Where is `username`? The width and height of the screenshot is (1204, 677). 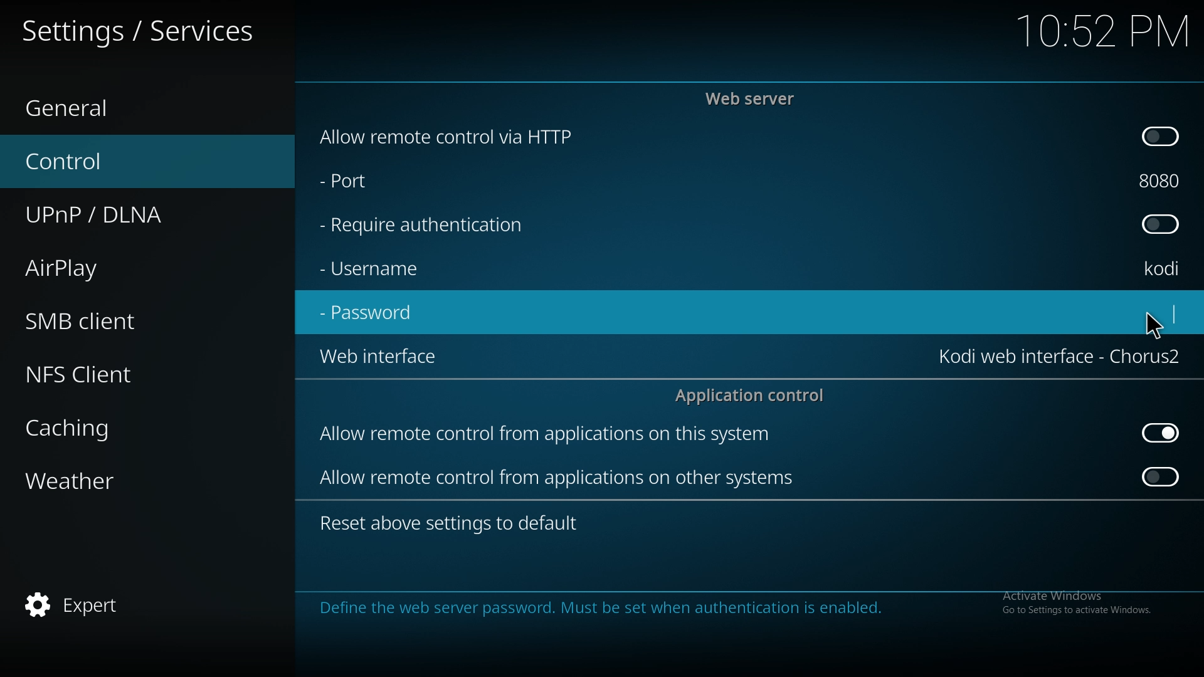
username is located at coordinates (382, 268).